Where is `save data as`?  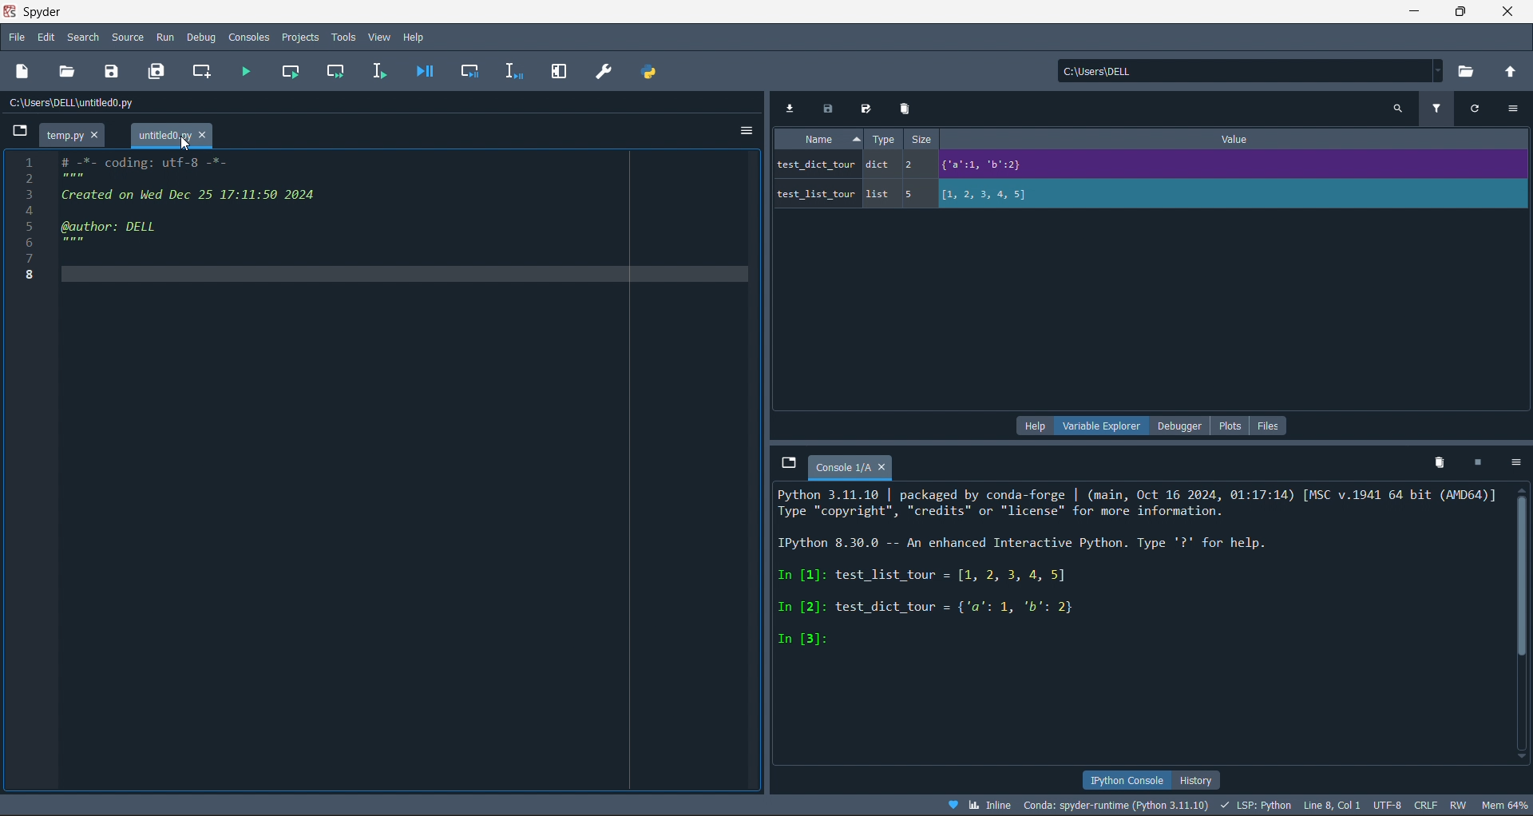
save data as is located at coordinates (866, 107).